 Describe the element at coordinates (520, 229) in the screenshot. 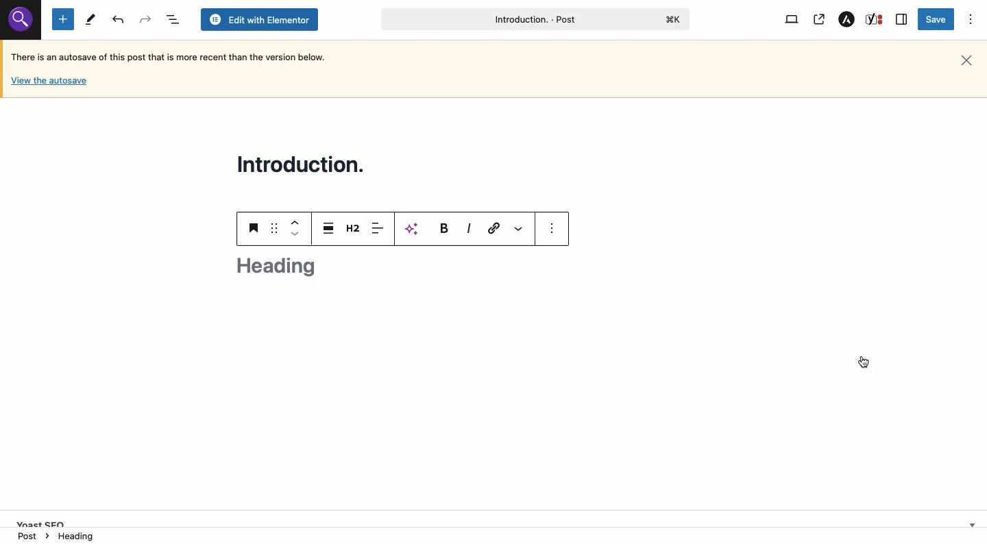

I see `More` at that location.